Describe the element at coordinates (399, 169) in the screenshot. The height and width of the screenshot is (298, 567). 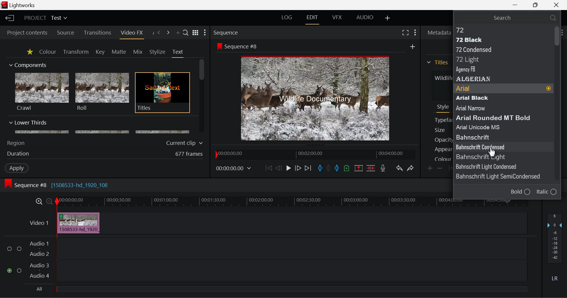
I see `Undo` at that location.